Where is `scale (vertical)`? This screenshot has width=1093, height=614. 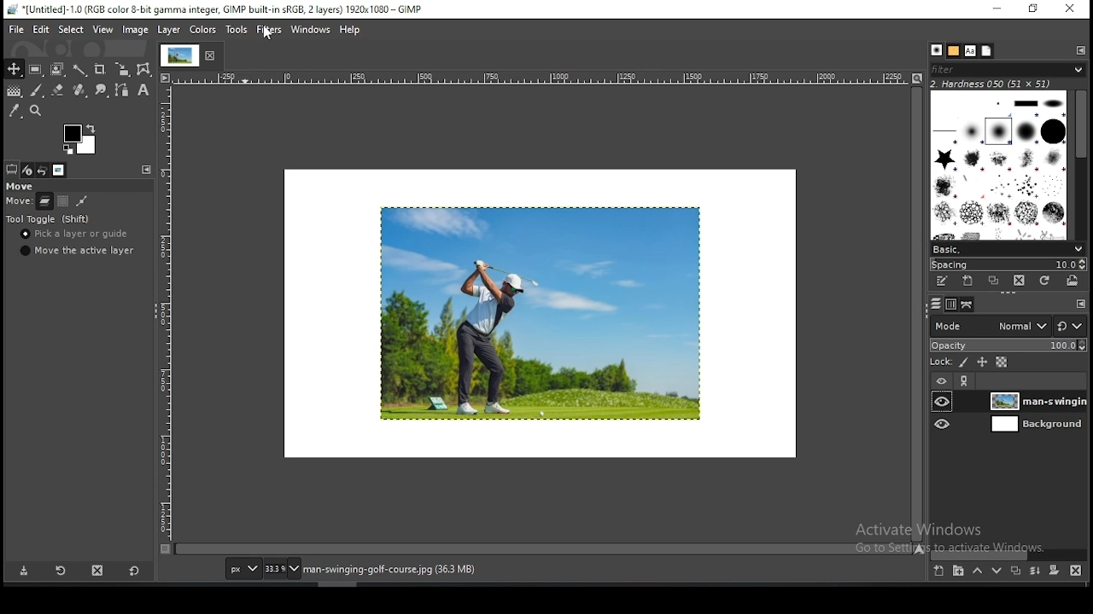 scale (vertical) is located at coordinates (167, 313).